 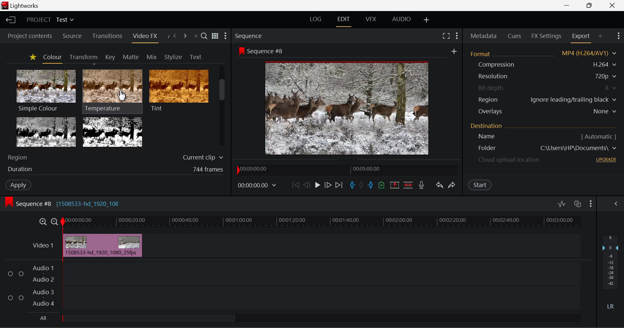 What do you see at coordinates (175, 37) in the screenshot?
I see `Previous Panel` at bounding box center [175, 37].